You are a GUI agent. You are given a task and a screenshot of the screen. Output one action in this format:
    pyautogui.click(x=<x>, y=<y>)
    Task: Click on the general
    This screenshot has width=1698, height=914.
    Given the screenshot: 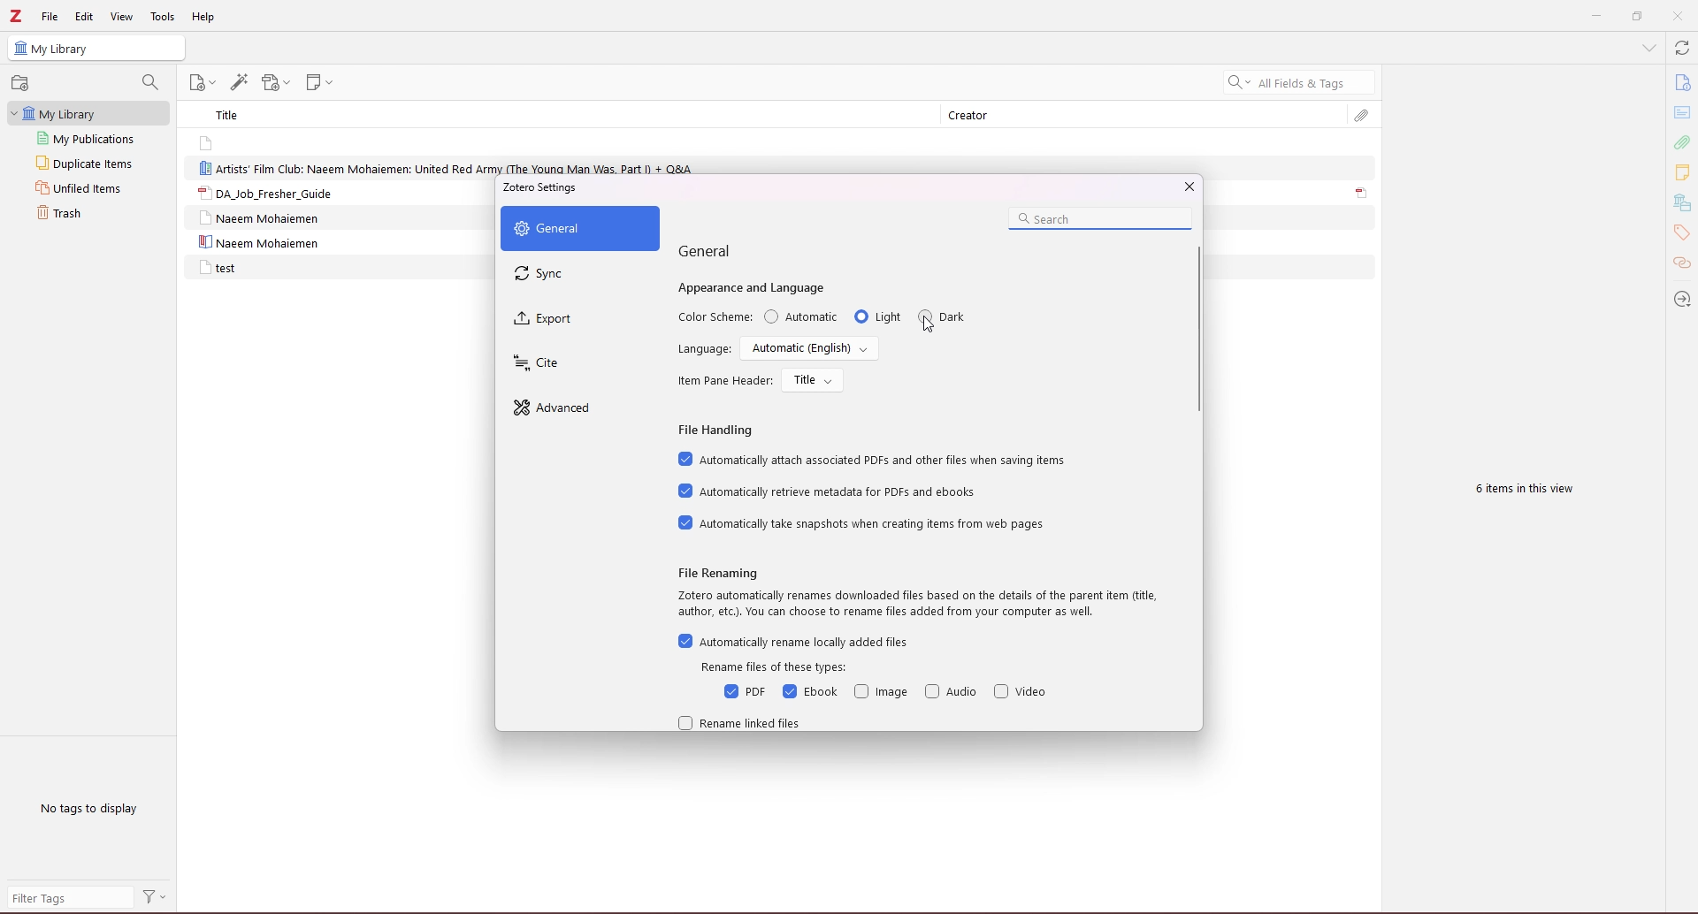 What is the action you would take?
    pyautogui.click(x=578, y=228)
    